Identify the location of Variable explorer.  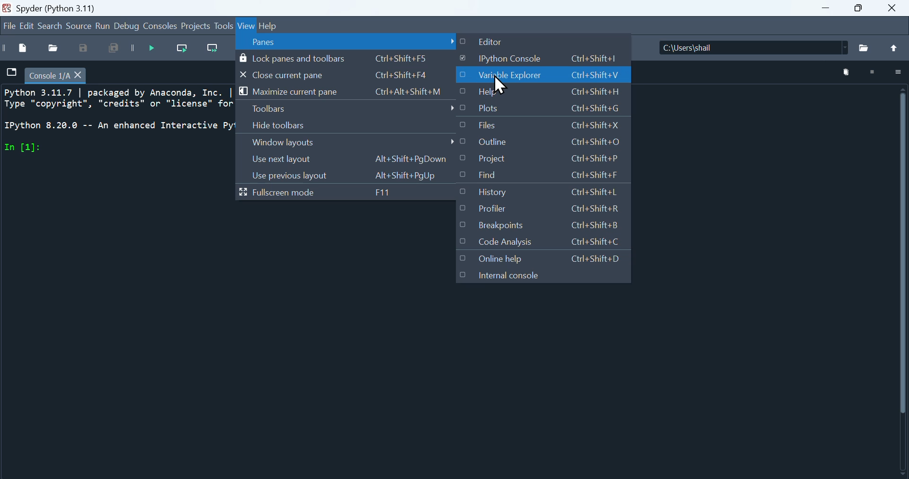
(539, 75).